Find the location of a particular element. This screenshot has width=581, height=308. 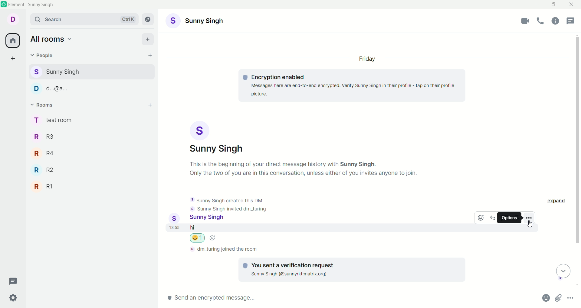

rooms is located at coordinates (43, 106).